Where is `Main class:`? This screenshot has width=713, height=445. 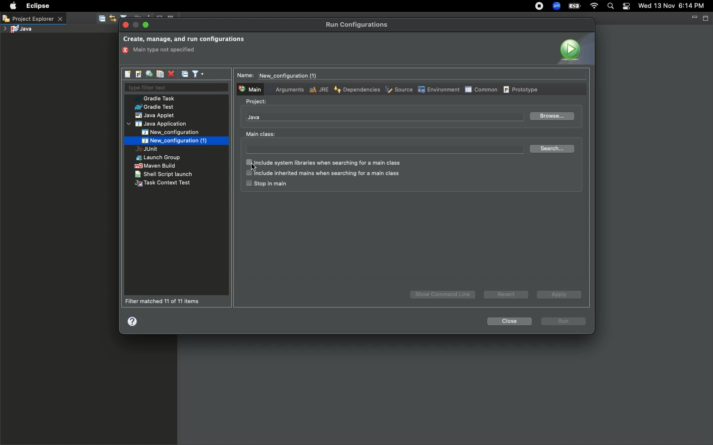
Main class: is located at coordinates (260, 134).